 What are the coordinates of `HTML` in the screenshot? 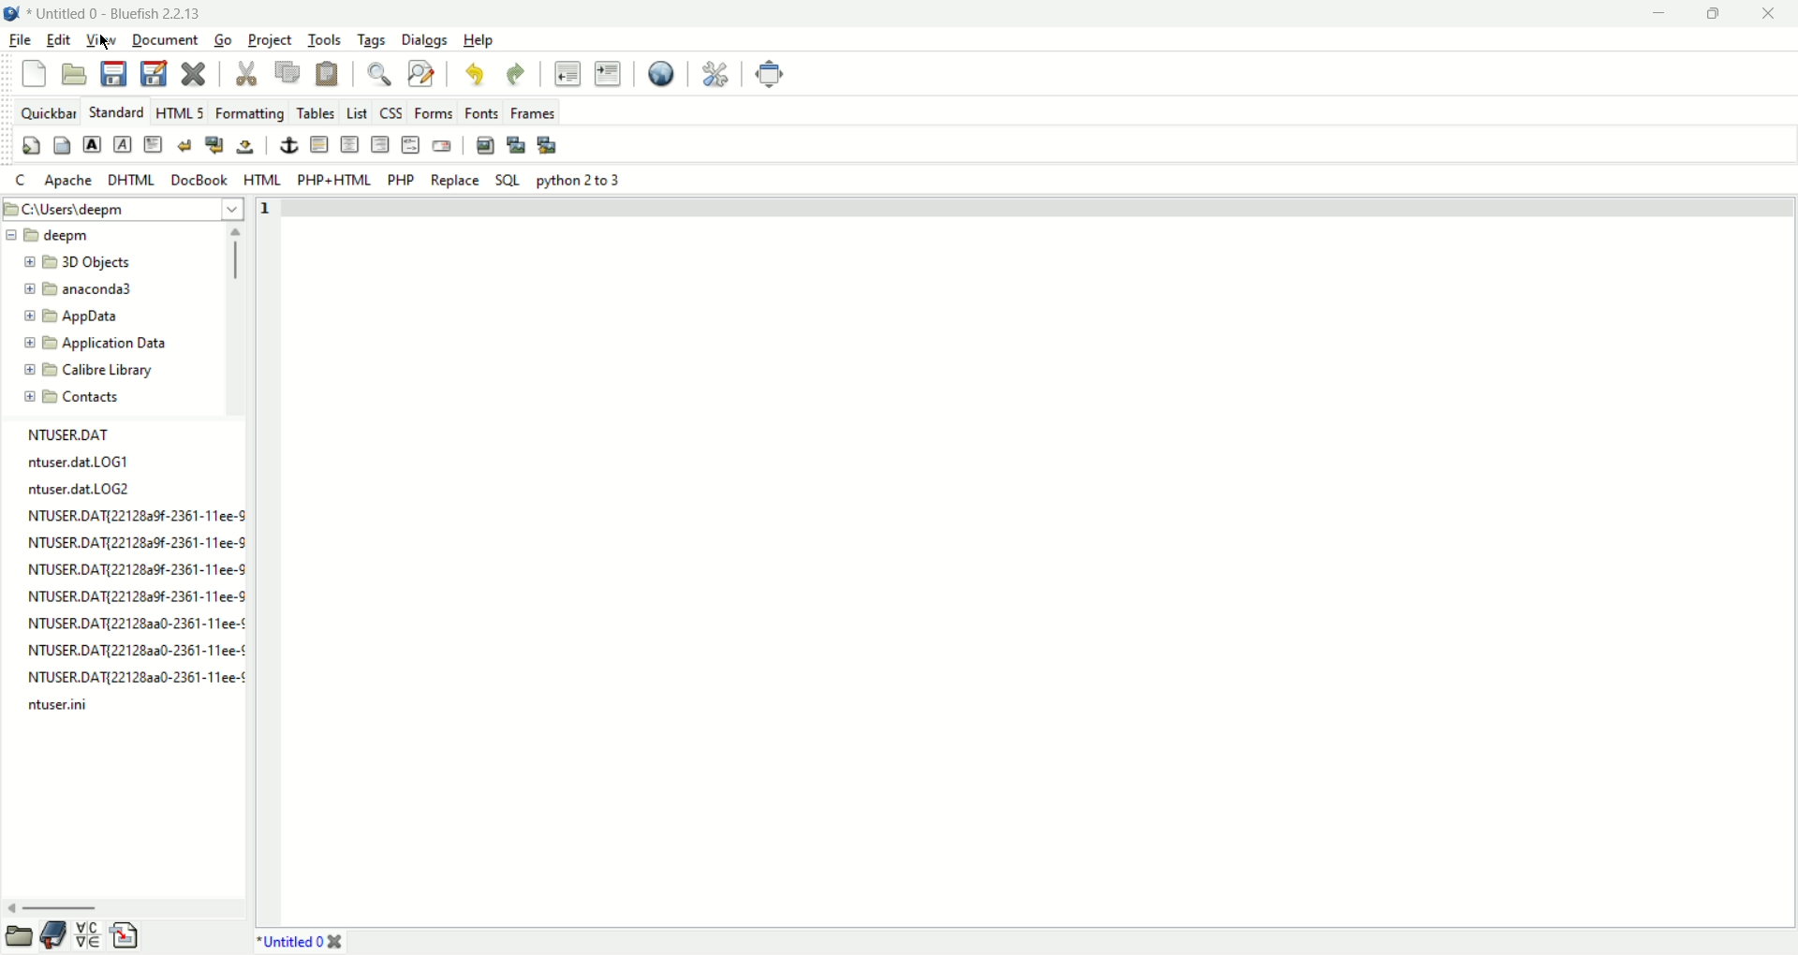 It's located at (264, 180).